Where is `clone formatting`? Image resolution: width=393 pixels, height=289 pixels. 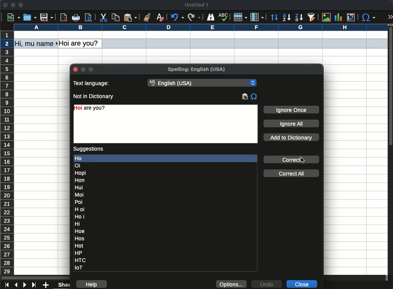 clone formatting is located at coordinates (146, 16).